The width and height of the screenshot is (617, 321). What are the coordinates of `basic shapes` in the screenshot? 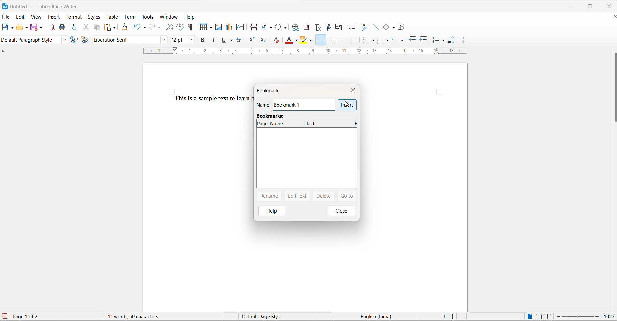 It's located at (385, 27).